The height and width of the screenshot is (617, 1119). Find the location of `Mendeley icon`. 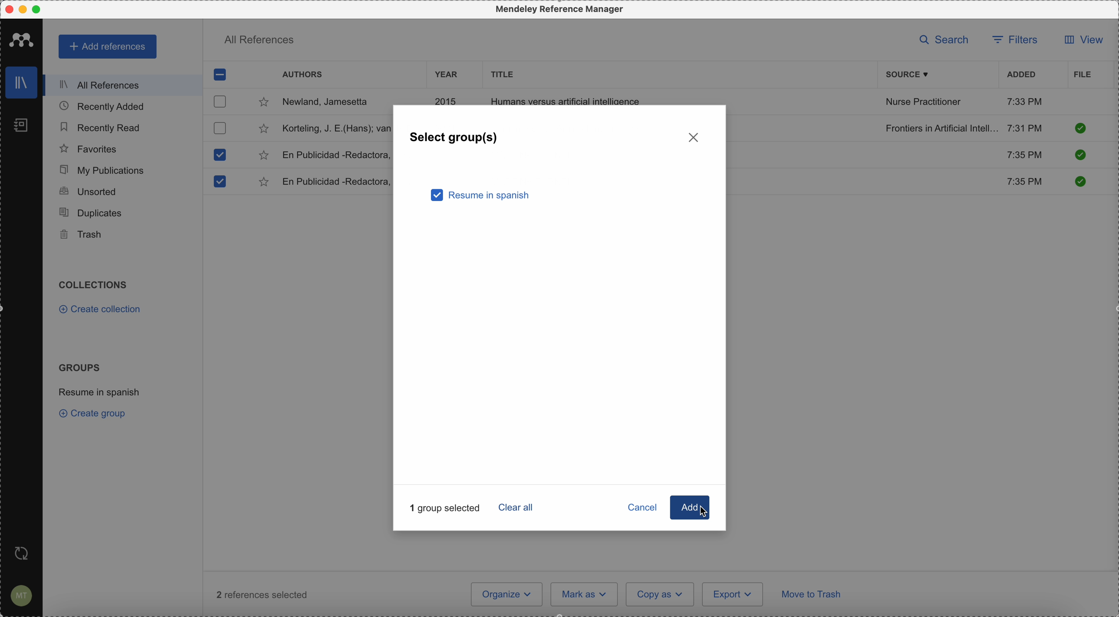

Mendeley icon is located at coordinates (22, 38).